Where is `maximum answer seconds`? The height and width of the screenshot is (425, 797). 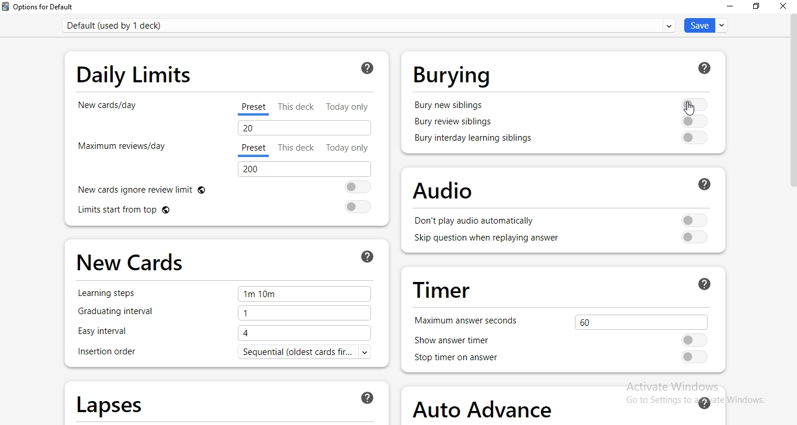
maximum answer seconds is located at coordinates (466, 321).